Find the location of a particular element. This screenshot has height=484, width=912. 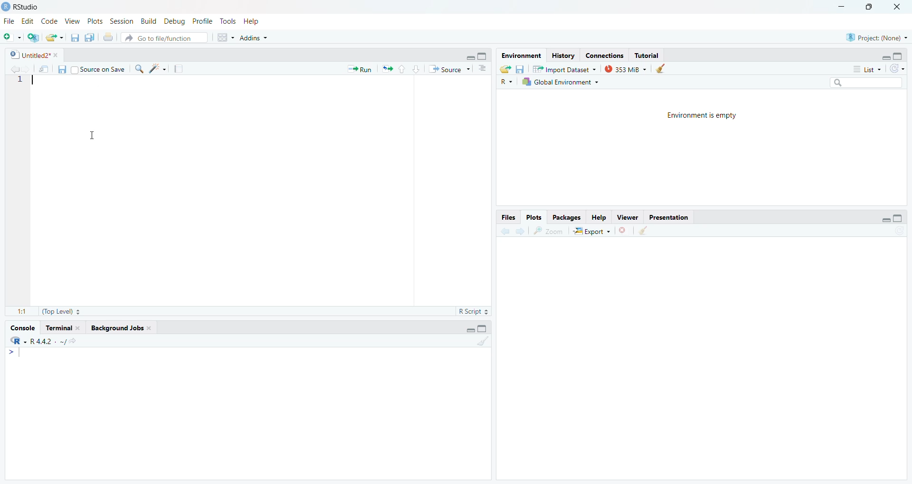

cursor is located at coordinates (97, 85).